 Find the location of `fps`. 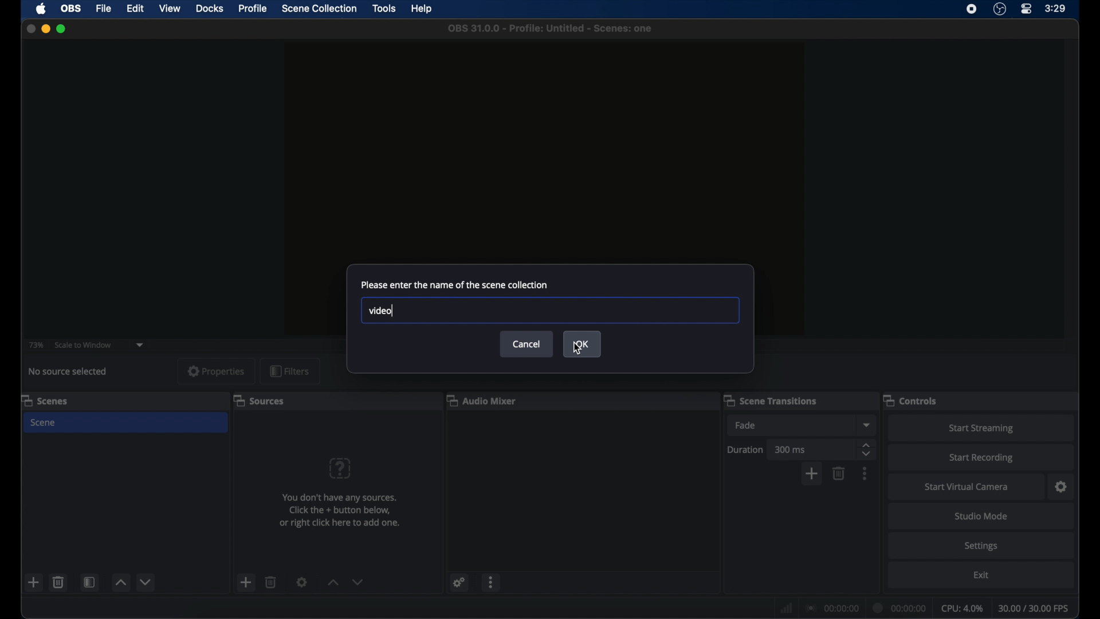

fps is located at coordinates (1035, 608).